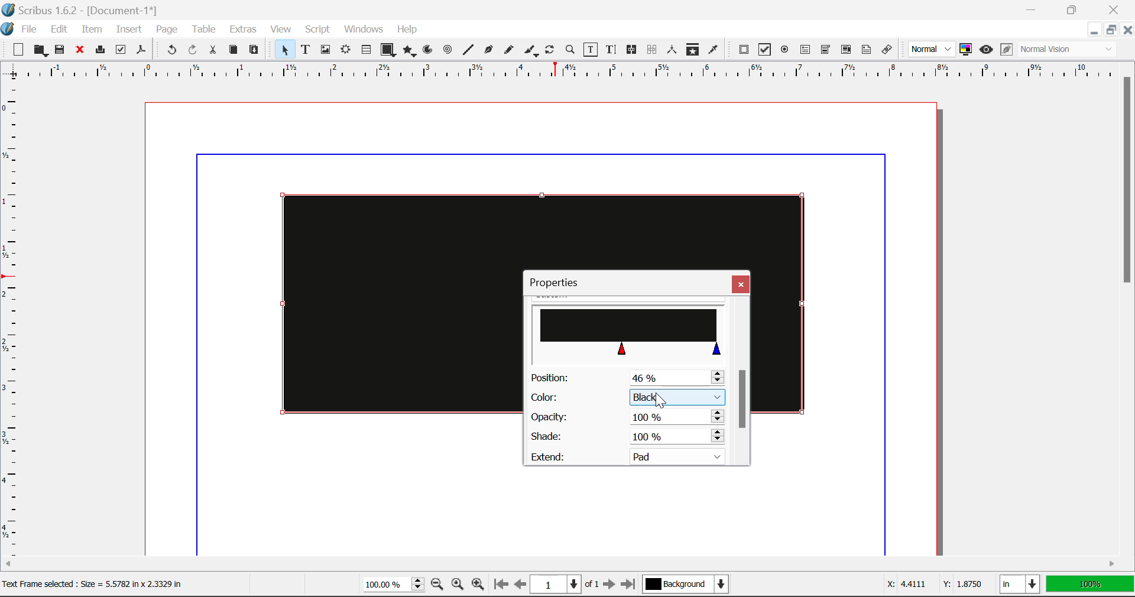 The image size is (1135, 597). What do you see at coordinates (532, 52) in the screenshot?
I see `Calligraphic Line` at bounding box center [532, 52].